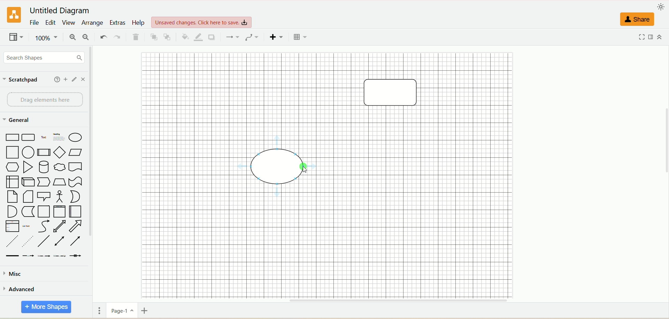  What do you see at coordinates (83, 79) in the screenshot?
I see `close` at bounding box center [83, 79].